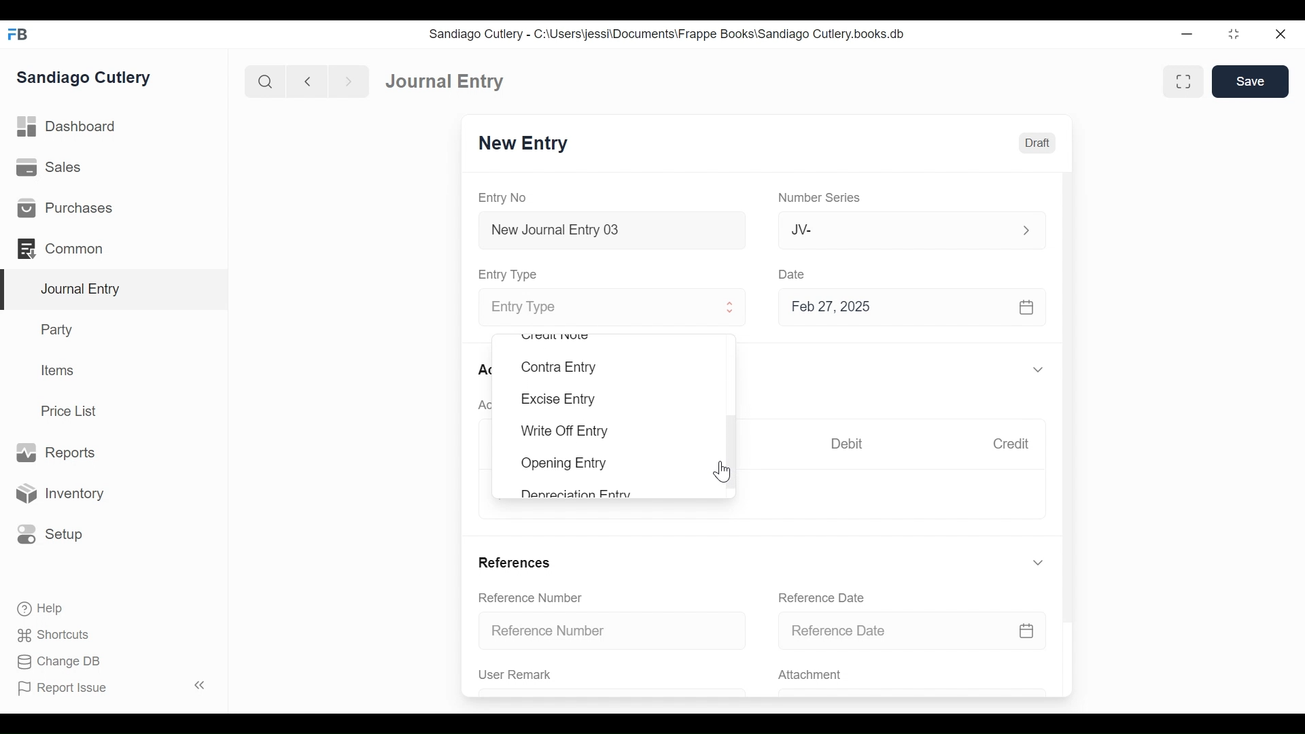 This screenshot has height=734, width=1305. What do you see at coordinates (794, 274) in the screenshot?
I see `Date` at bounding box center [794, 274].